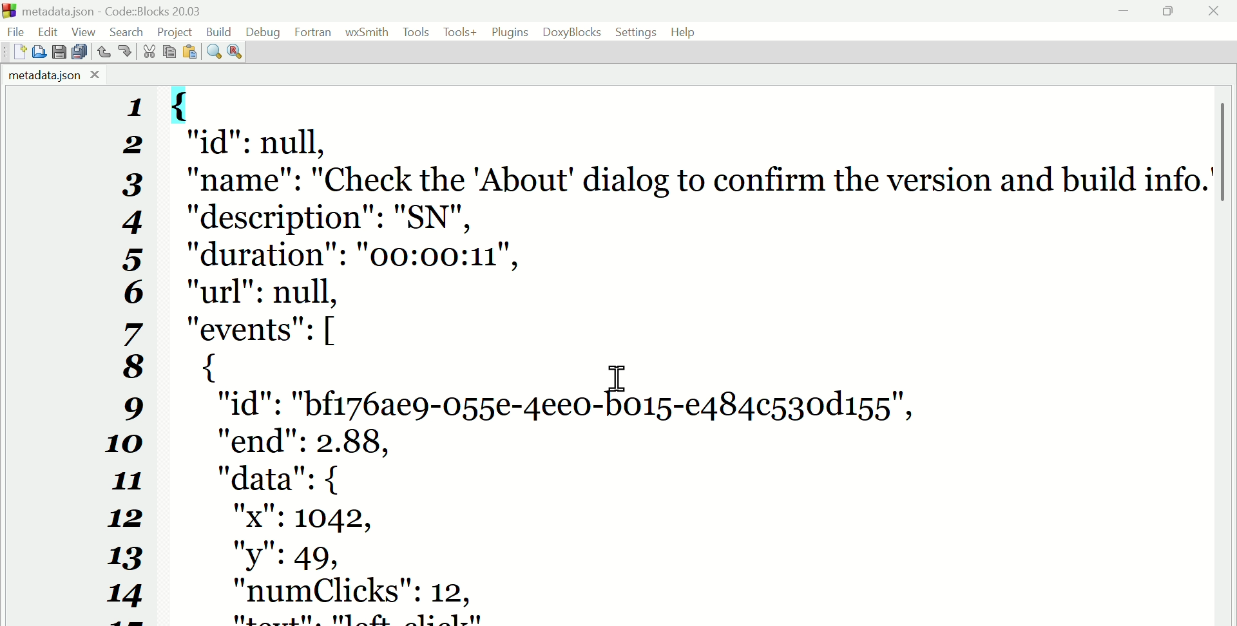 This screenshot has width=1237, height=626. What do you see at coordinates (41, 50) in the screenshot?
I see `Open` at bounding box center [41, 50].